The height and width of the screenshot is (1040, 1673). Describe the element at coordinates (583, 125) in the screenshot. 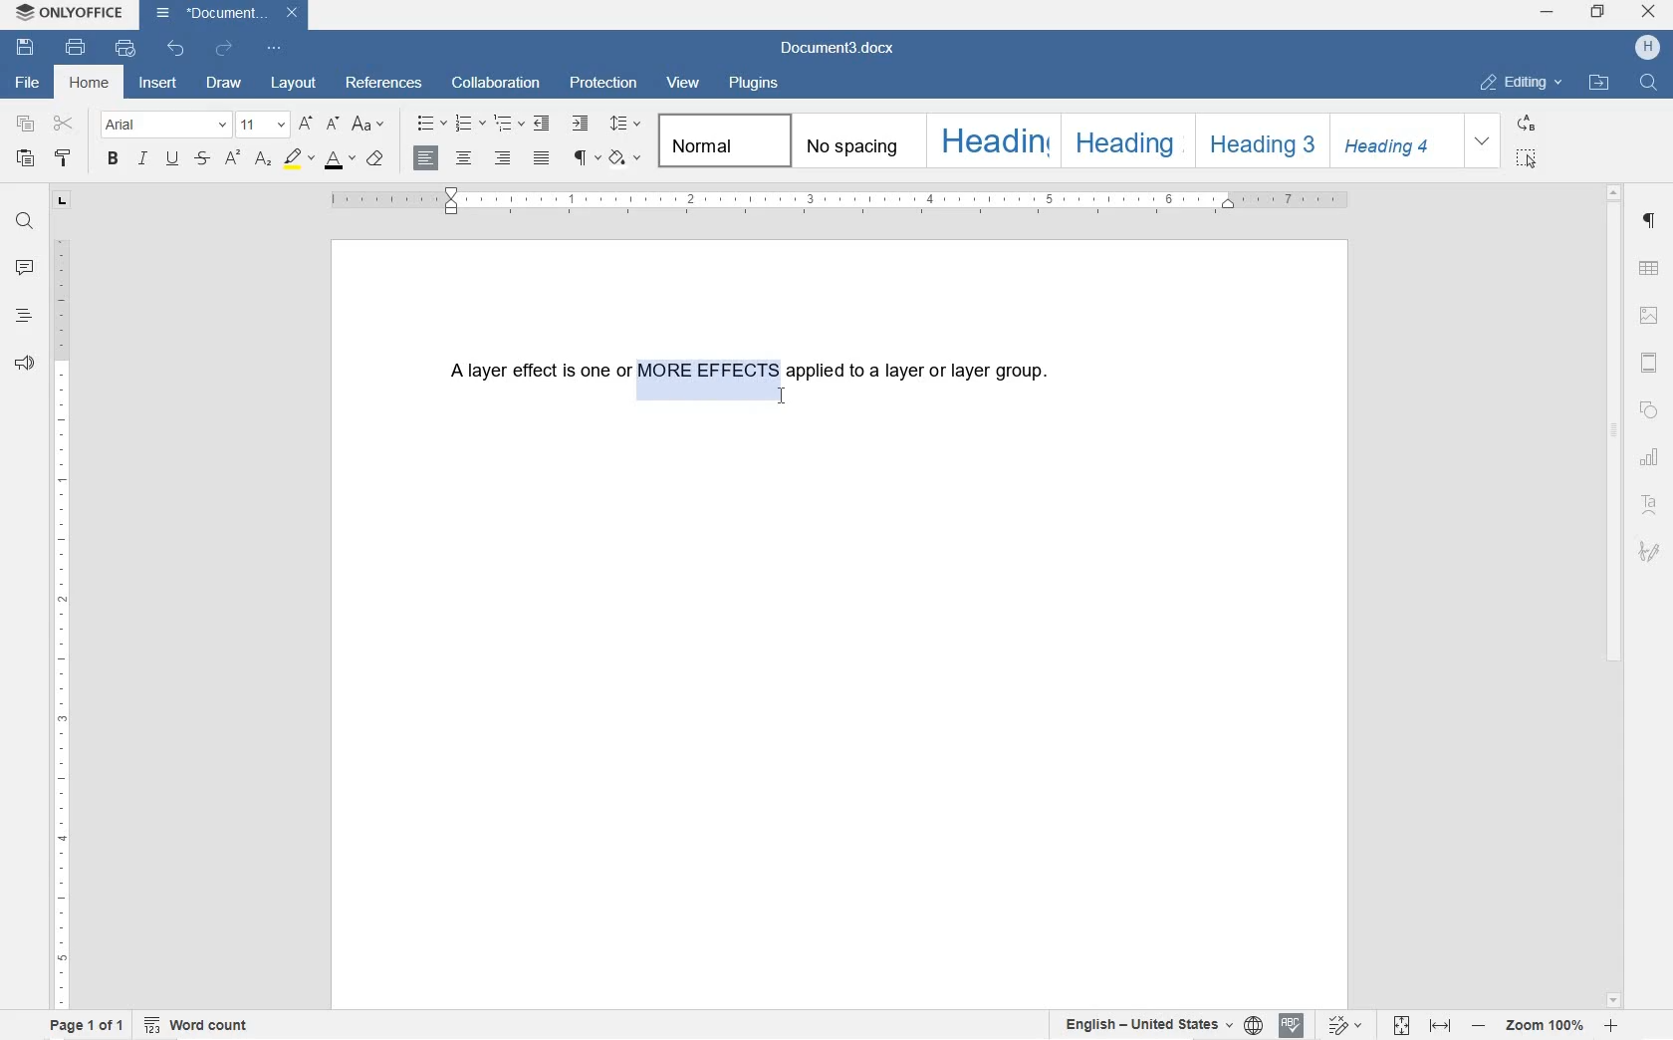

I see `INCREASE INDENT` at that location.